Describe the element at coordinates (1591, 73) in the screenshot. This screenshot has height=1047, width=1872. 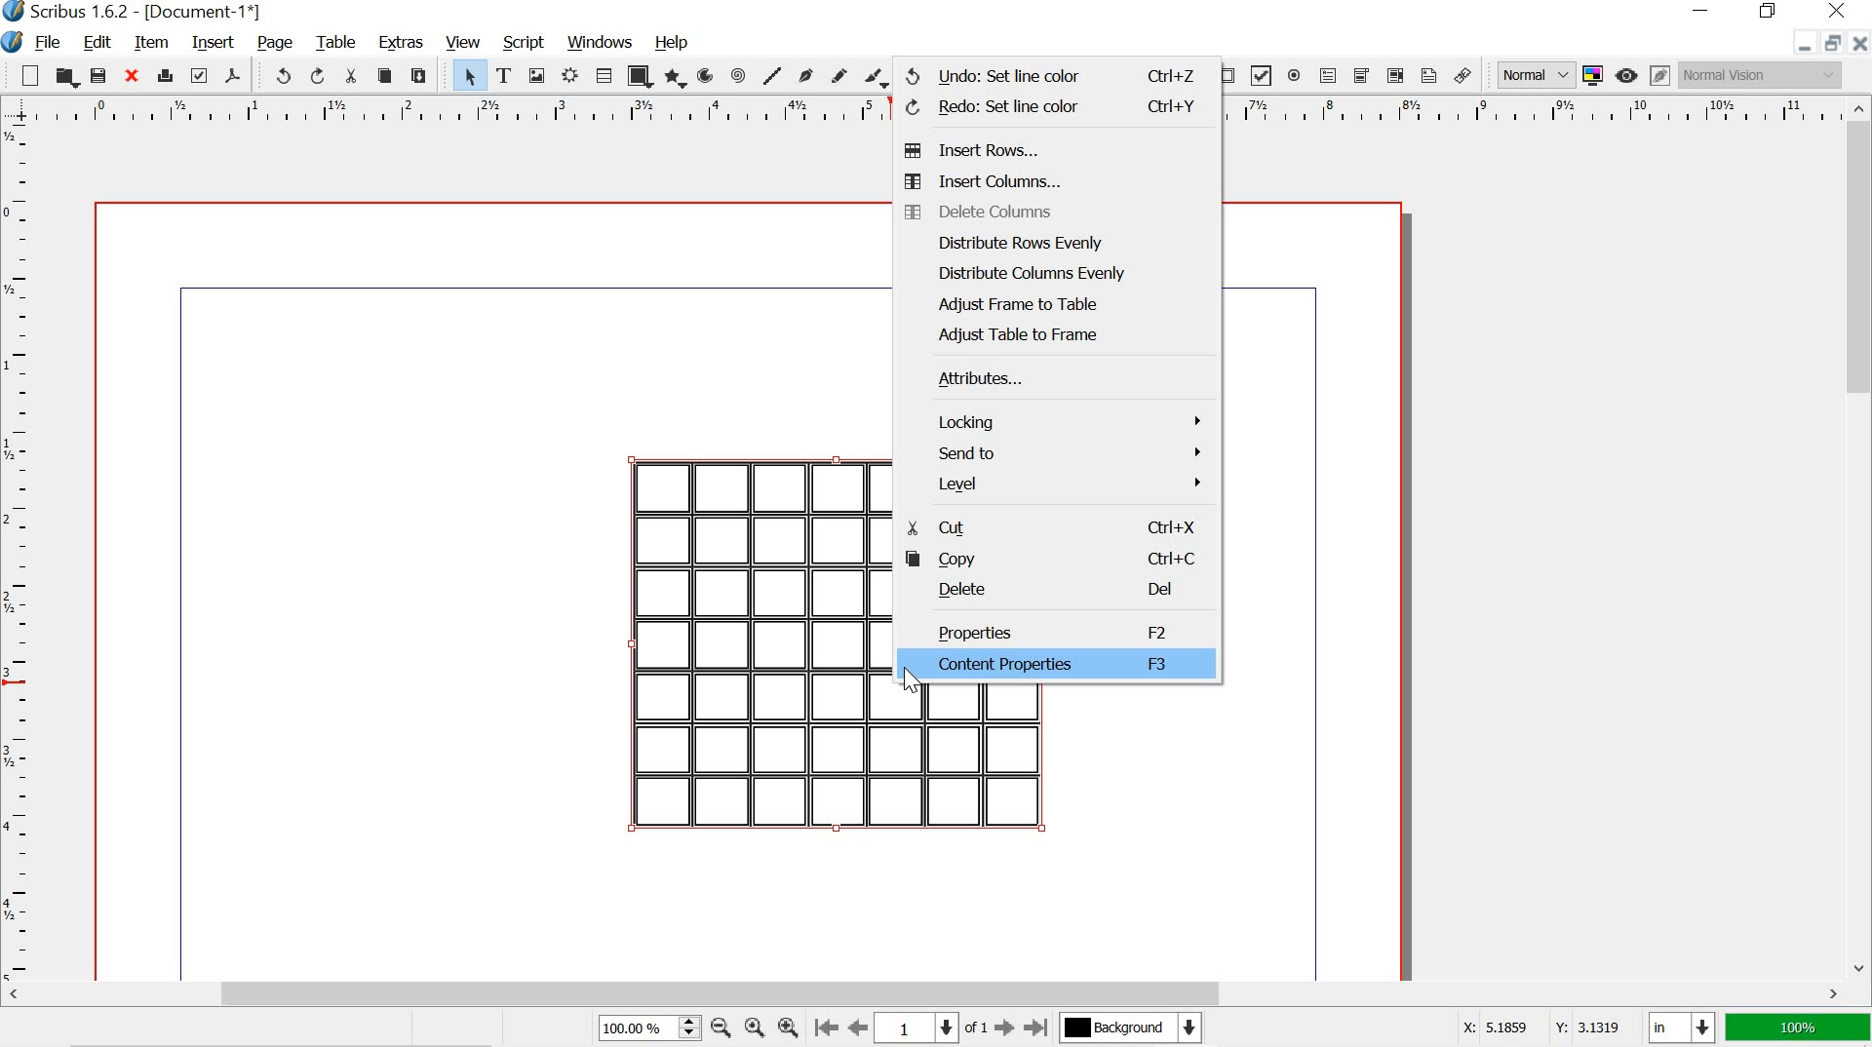
I see `toggle color management system` at that location.